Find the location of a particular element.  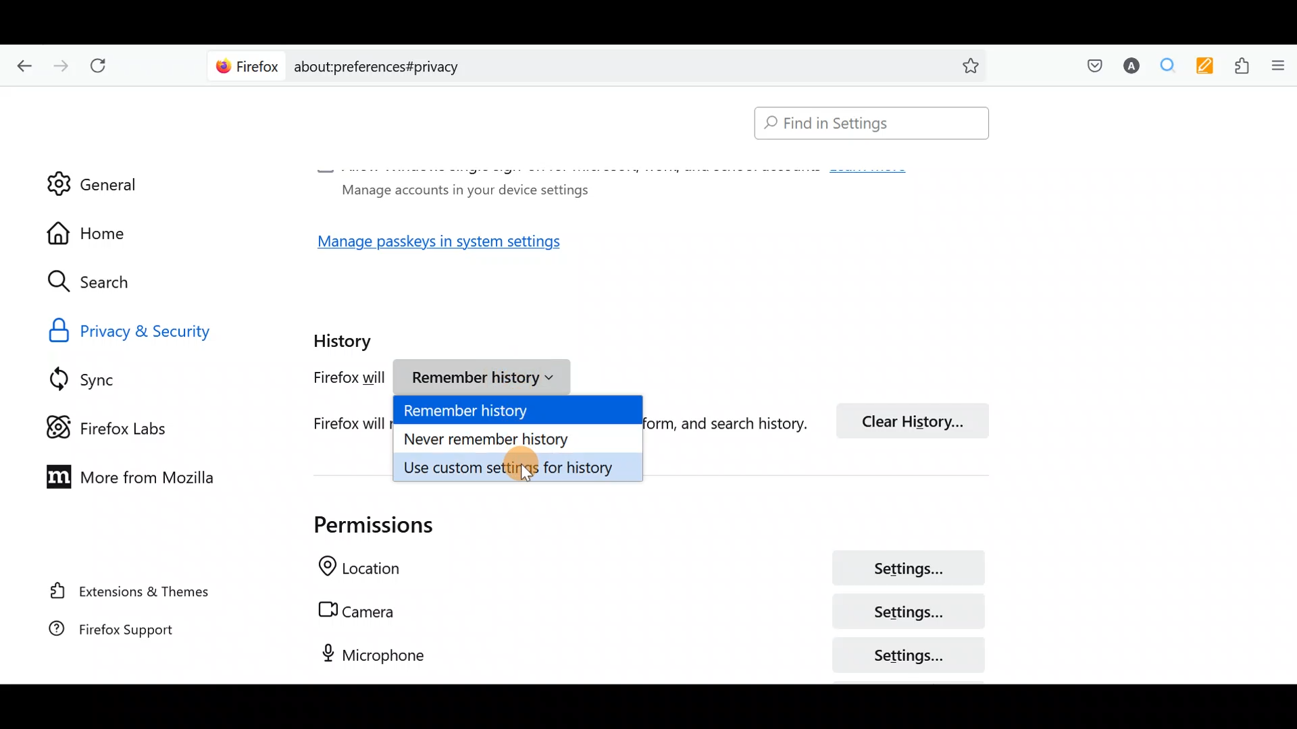

Open application menu is located at coordinates (1277, 67).